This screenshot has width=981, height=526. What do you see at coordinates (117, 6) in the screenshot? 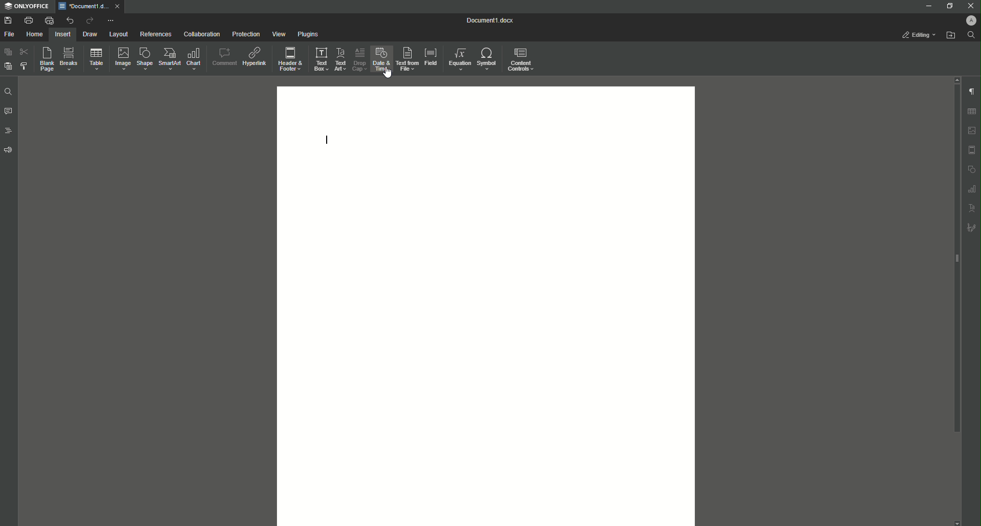
I see `close` at bounding box center [117, 6].